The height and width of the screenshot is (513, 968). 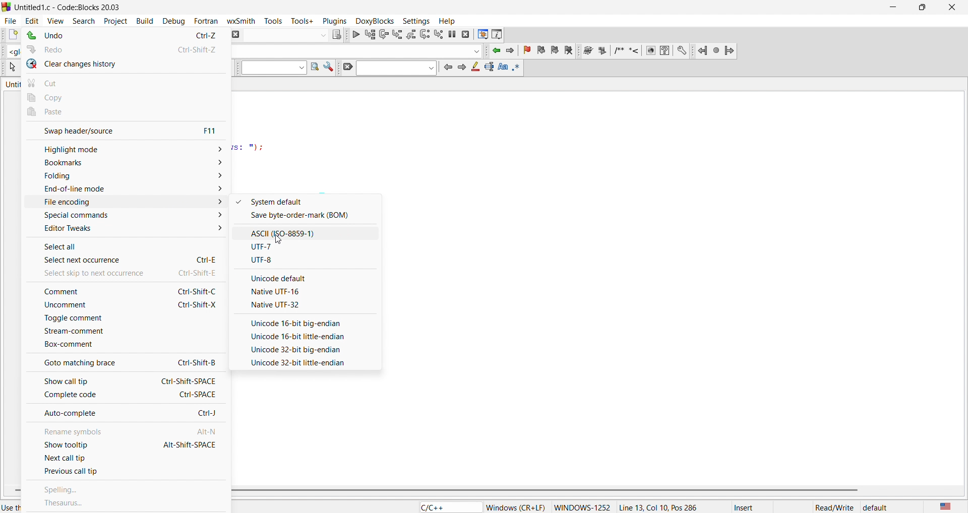 What do you see at coordinates (305, 260) in the screenshot?
I see `UTF-8` at bounding box center [305, 260].